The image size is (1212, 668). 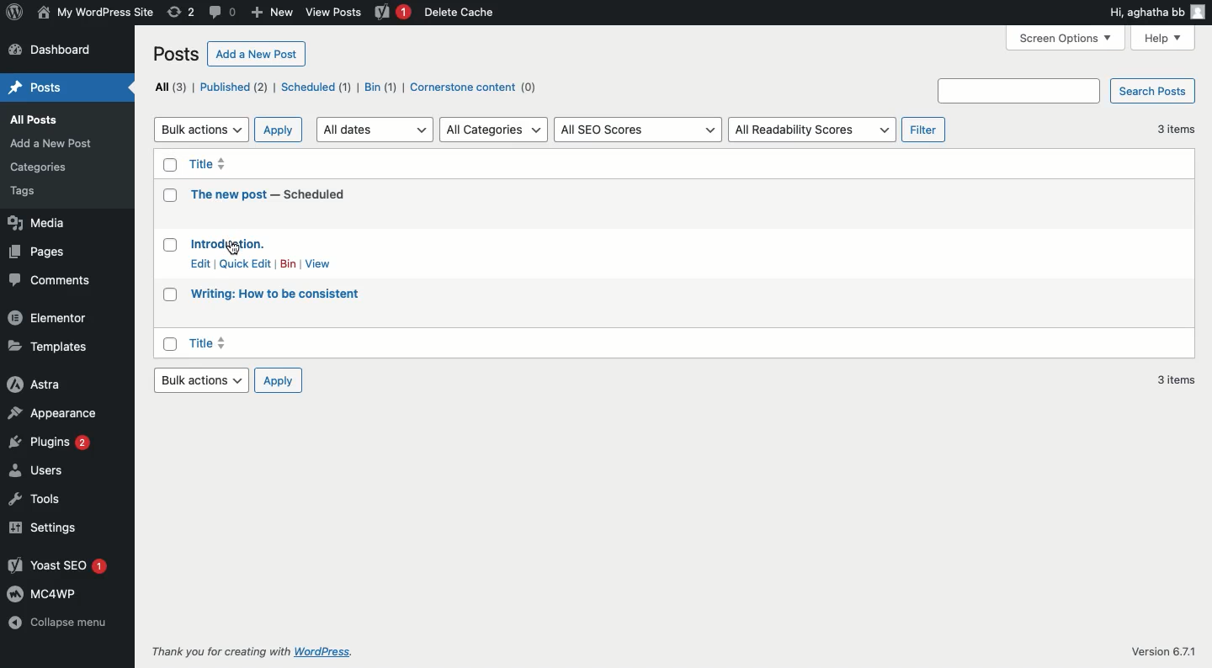 What do you see at coordinates (926, 130) in the screenshot?
I see `Filter` at bounding box center [926, 130].